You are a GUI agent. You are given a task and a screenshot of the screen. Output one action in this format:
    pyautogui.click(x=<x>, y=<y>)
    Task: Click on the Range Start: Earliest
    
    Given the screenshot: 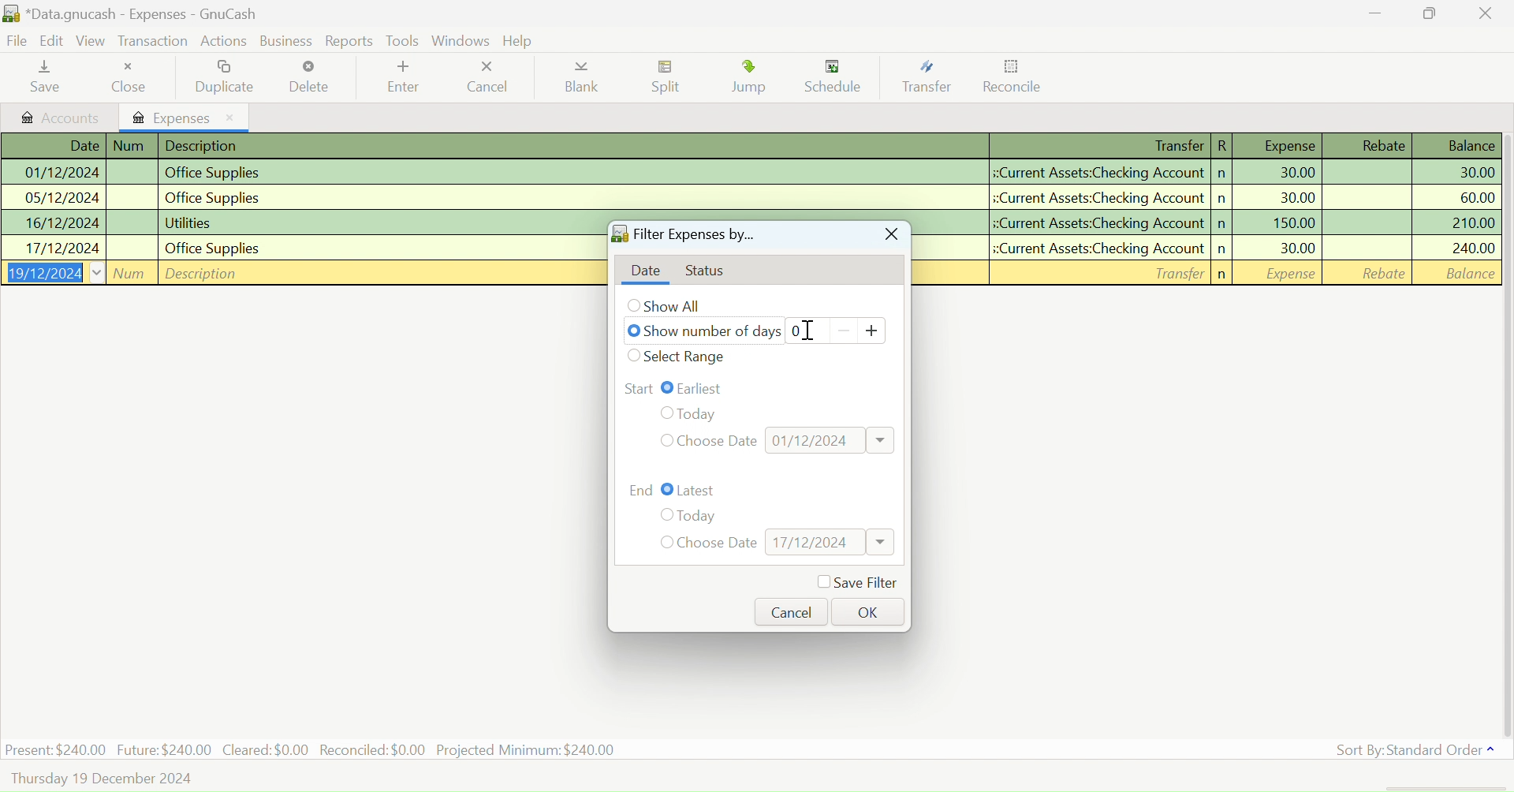 What is the action you would take?
    pyautogui.click(x=638, y=387)
    